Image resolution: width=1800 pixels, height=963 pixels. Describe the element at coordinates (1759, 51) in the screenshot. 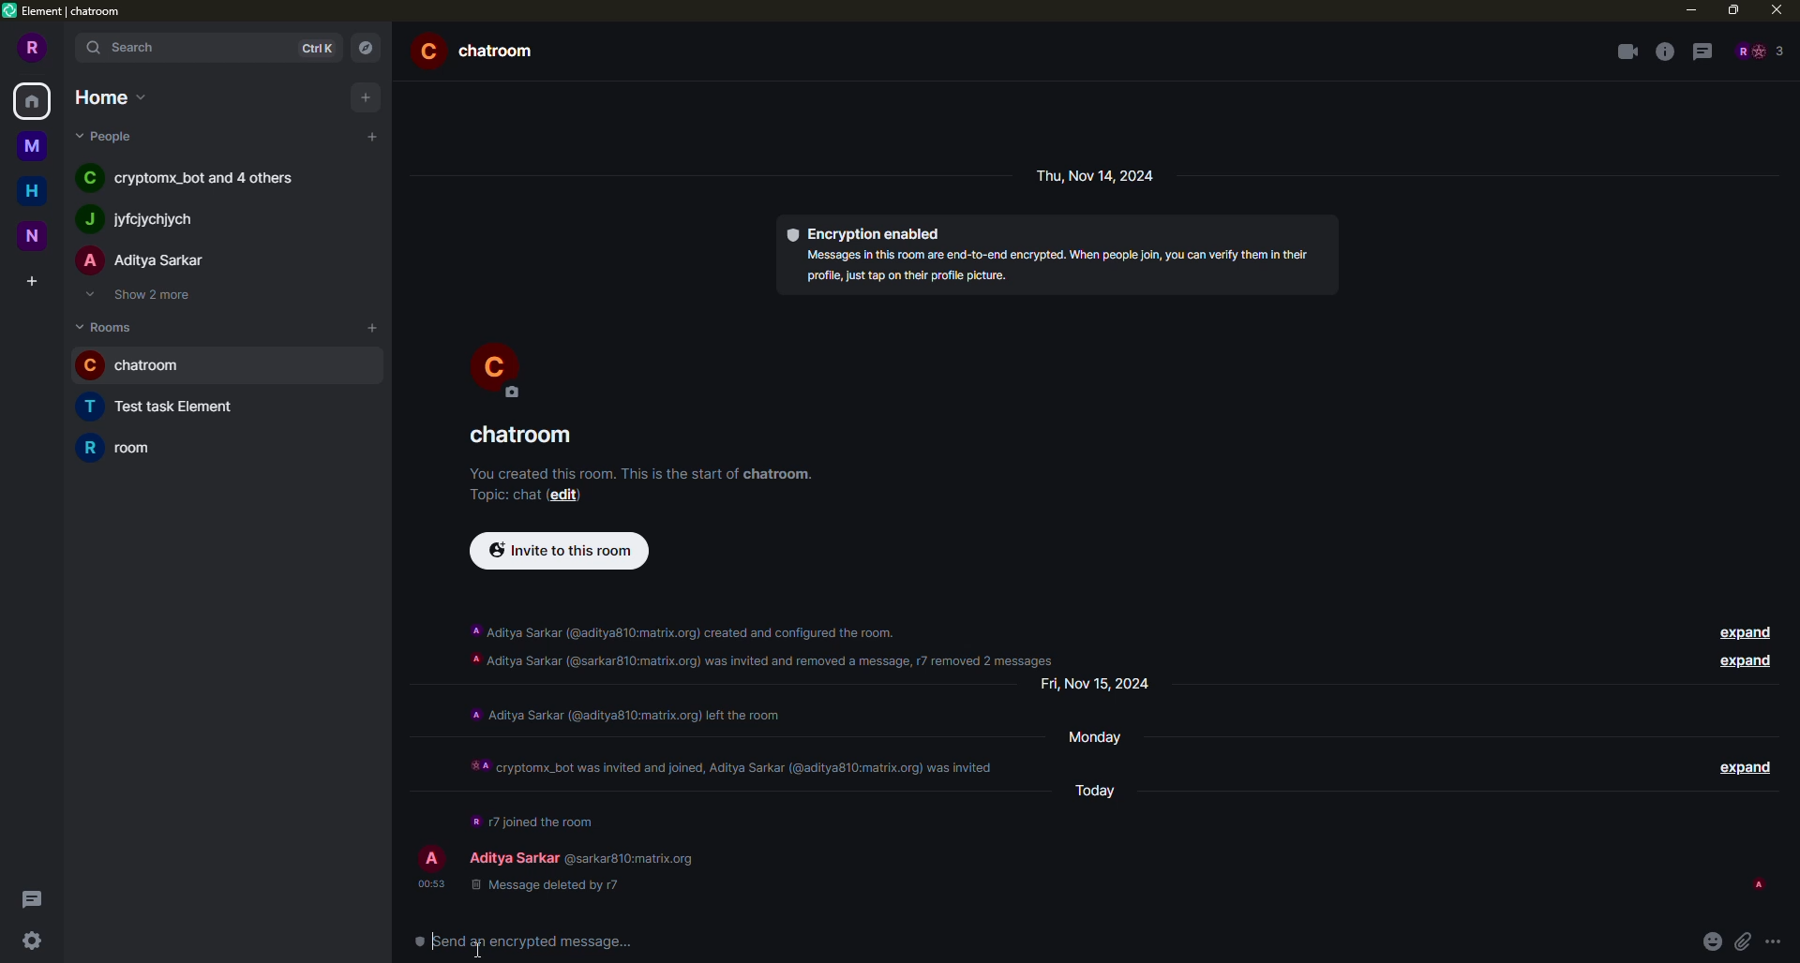

I see `people` at that location.